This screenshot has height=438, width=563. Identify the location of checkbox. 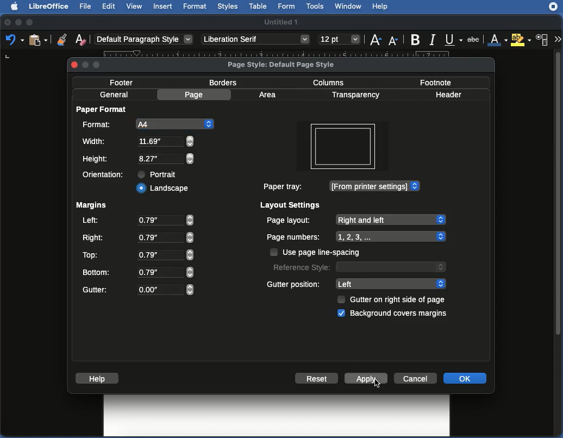
(341, 313).